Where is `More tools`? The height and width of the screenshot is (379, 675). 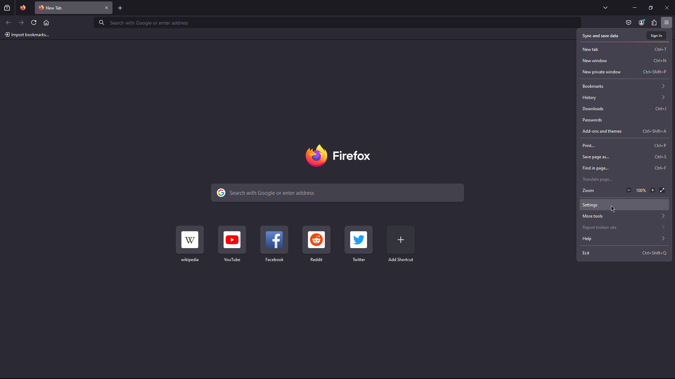 More tools is located at coordinates (624, 216).